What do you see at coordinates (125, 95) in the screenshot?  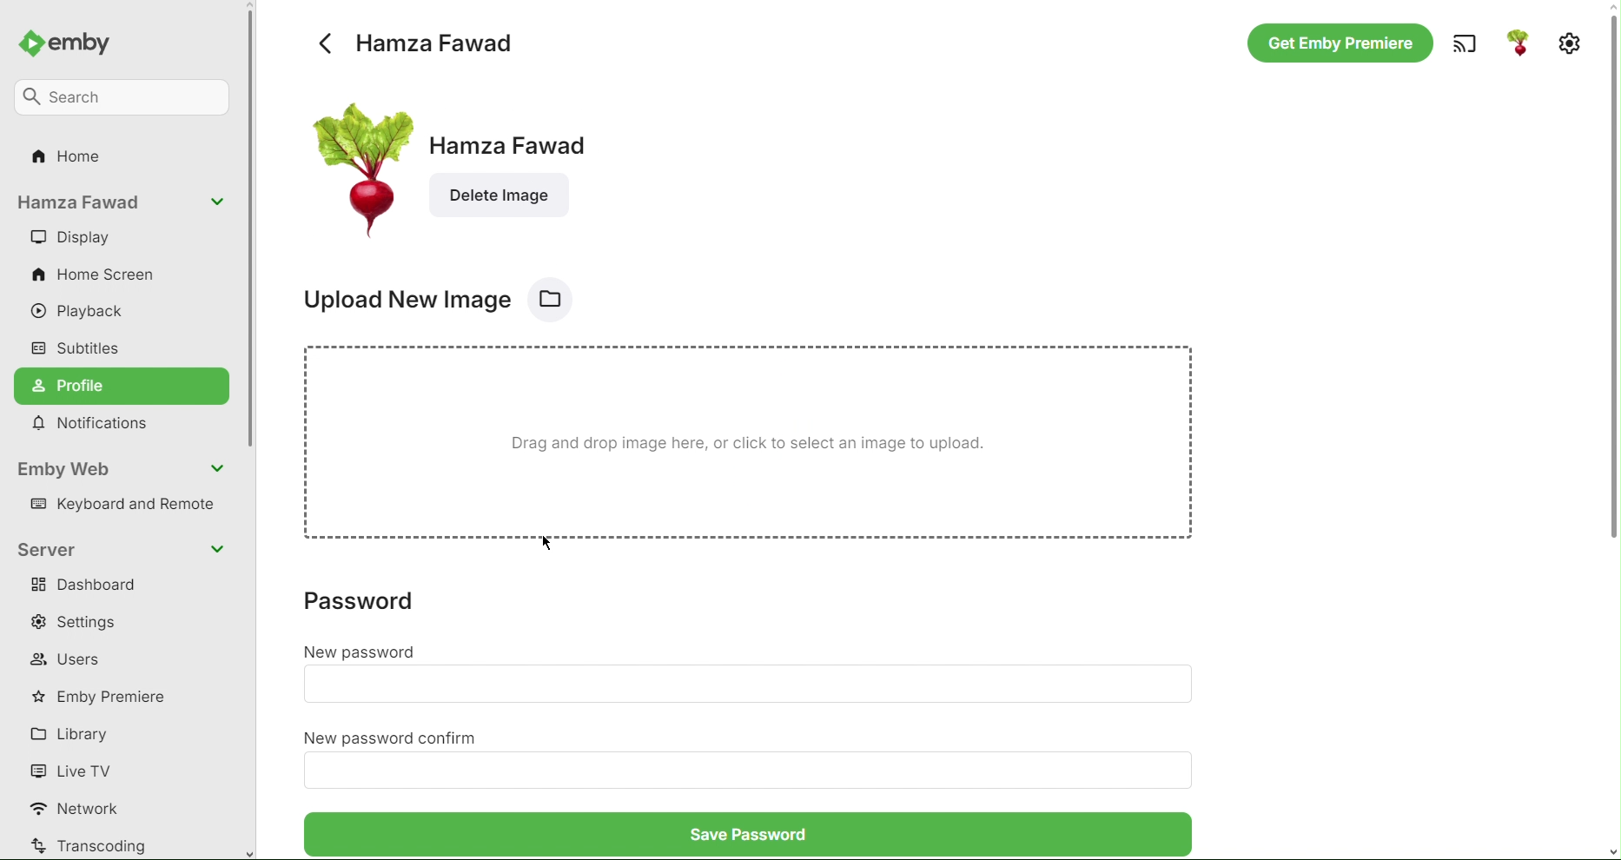 I see `Search` at bounding box center [125, 95].